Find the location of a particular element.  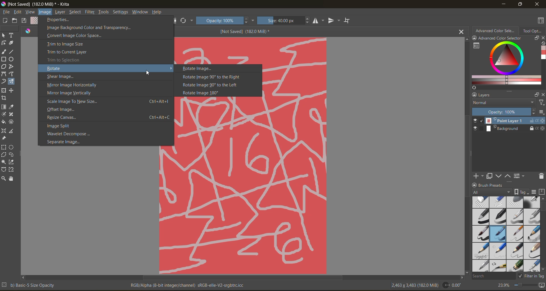

image background color and transparency is located at coordinates (89, 28).